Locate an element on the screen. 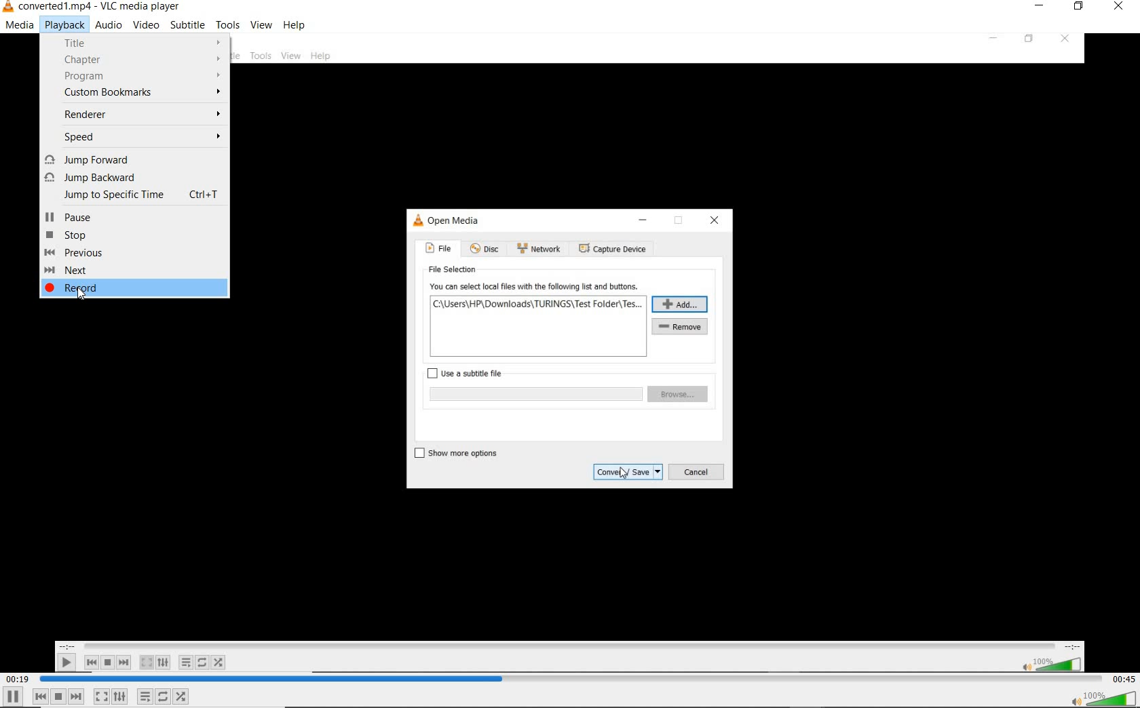 The width and height of the screenshot is (1140, 708). seek bar is located at coordinates (571, 678).